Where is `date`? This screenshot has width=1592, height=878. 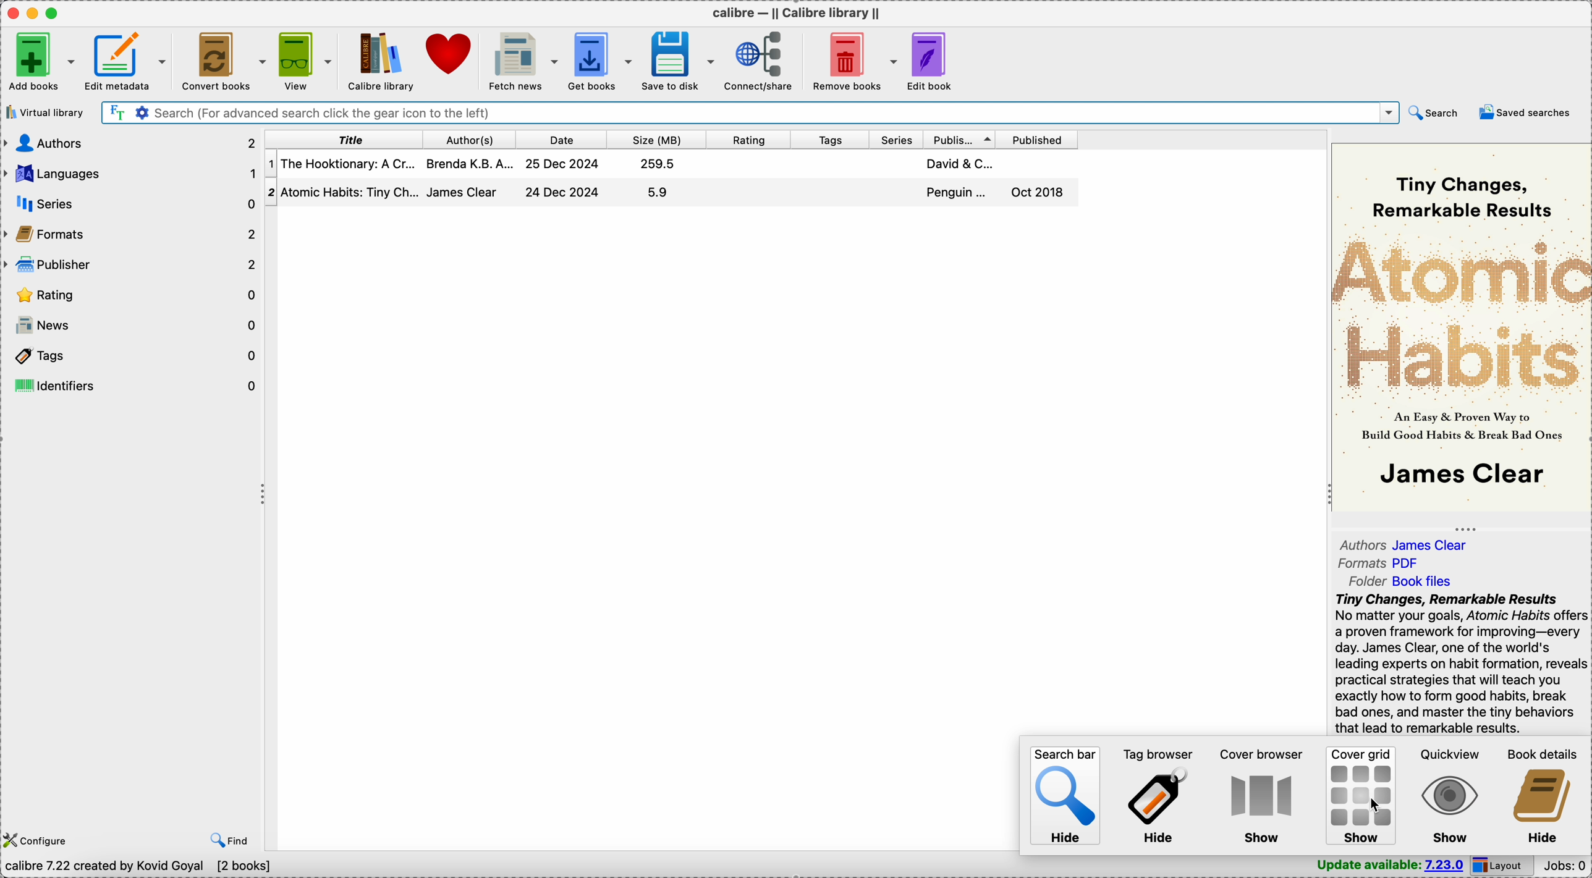 date is located at coordinates (562, 140).